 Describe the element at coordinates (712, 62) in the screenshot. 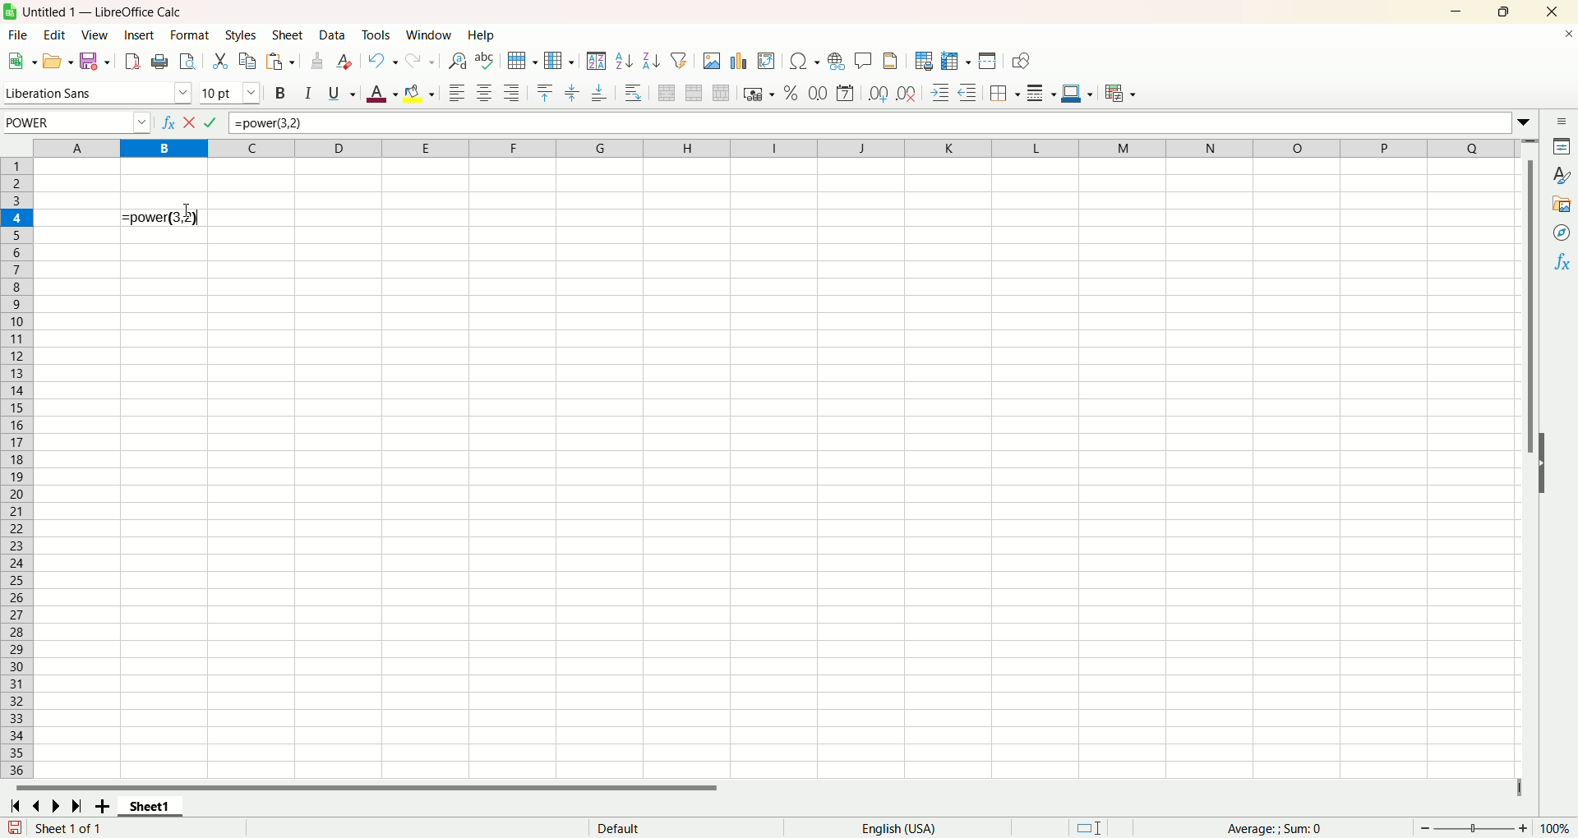

I see `insert image` at that location.